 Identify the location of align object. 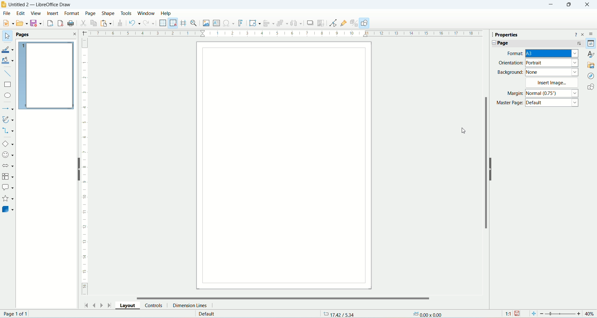
(268, 24).